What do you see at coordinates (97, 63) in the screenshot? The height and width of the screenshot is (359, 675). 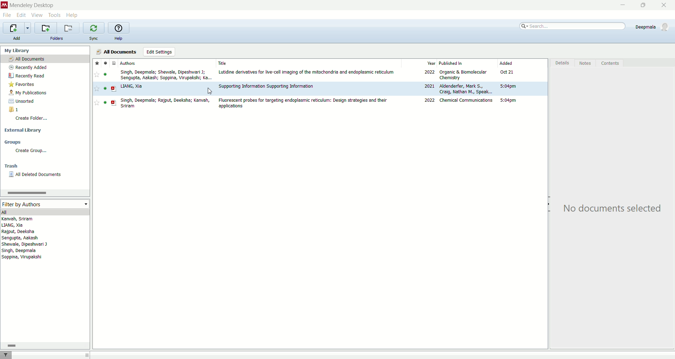 I see `favorites` at bounding box center [97, 63].